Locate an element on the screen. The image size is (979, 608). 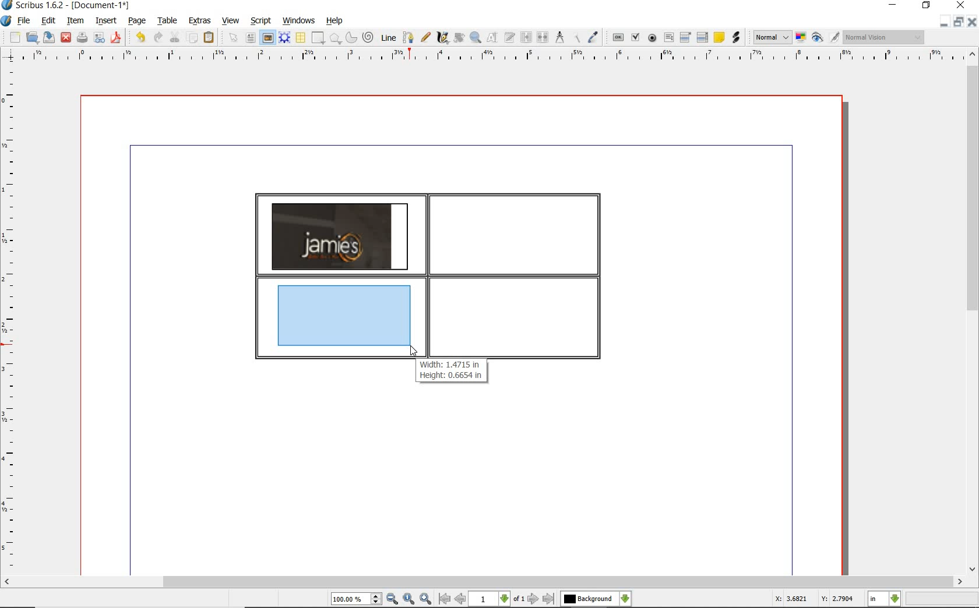
edit text with story editor is located at coordinates (510, 37).